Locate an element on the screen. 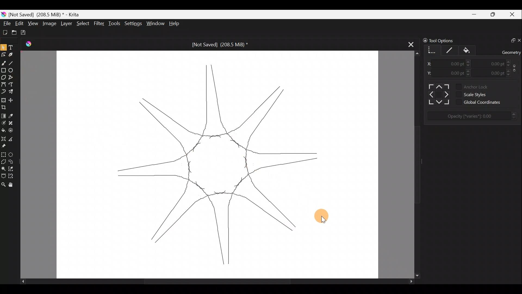  Zoom tool is located at coordinates (3, 185).